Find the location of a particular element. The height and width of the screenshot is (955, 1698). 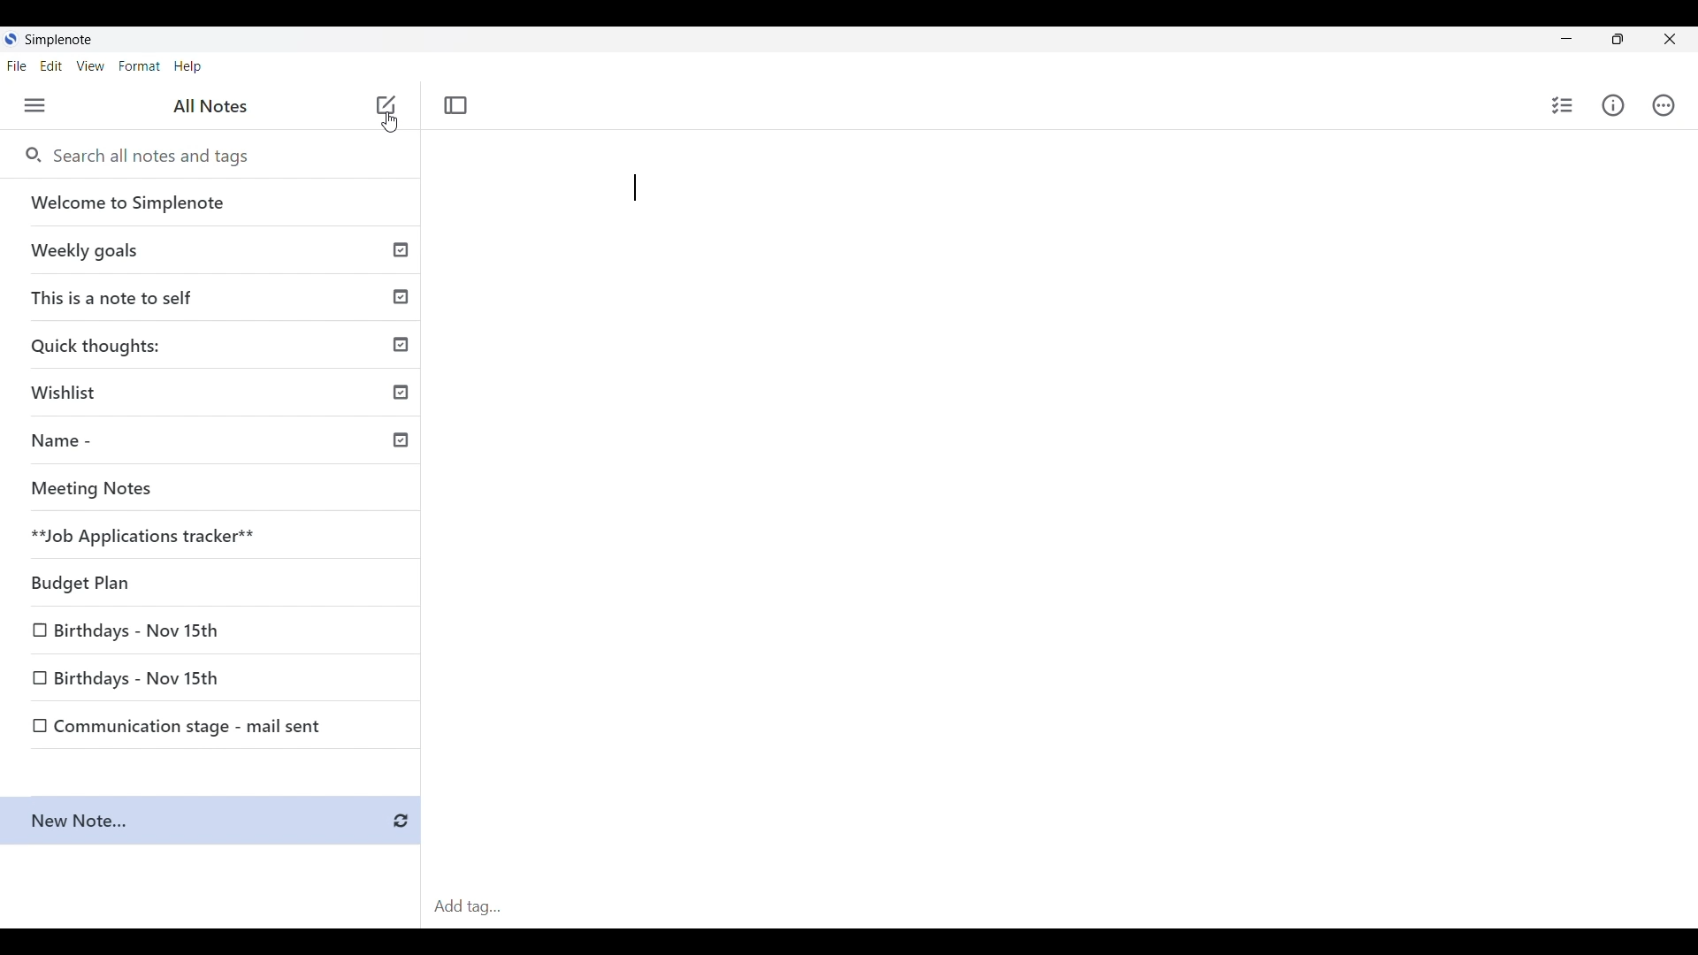

This is a note to self is located at coordinates (217, 298).